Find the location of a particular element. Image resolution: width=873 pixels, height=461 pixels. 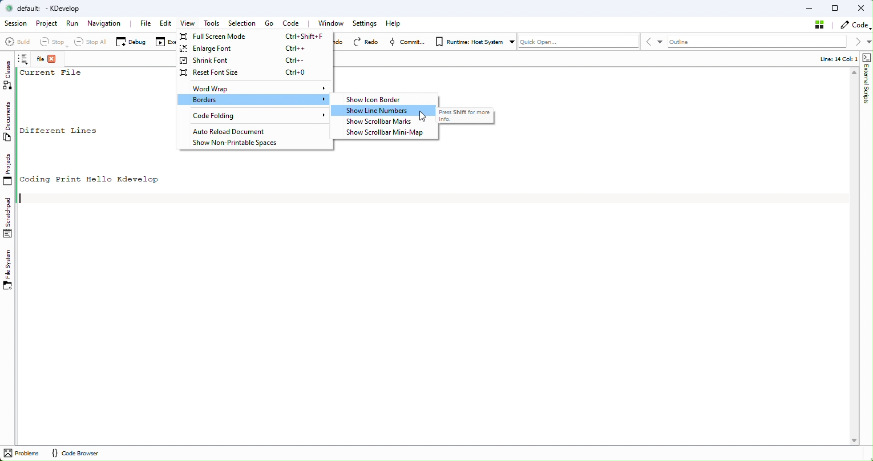

Minimize is located at coordinates (810, 7).